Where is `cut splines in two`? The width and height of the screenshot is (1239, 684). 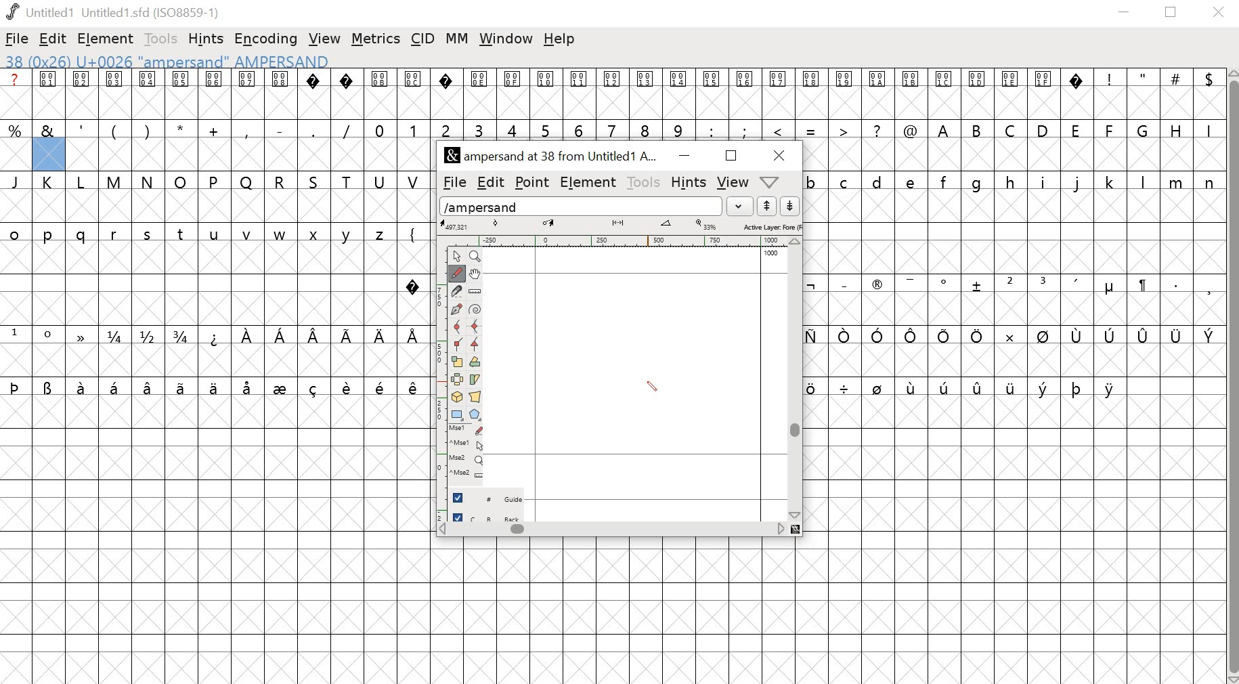
cut splines in two is located at coordinates (456, 292).